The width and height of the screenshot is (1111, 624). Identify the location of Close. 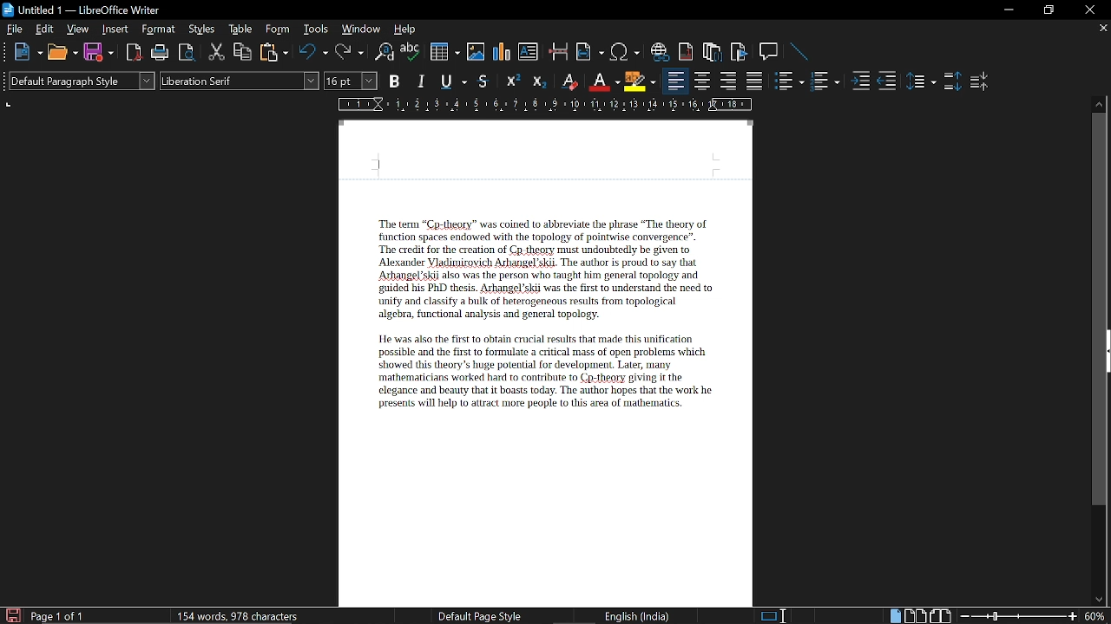
(1089, 10).